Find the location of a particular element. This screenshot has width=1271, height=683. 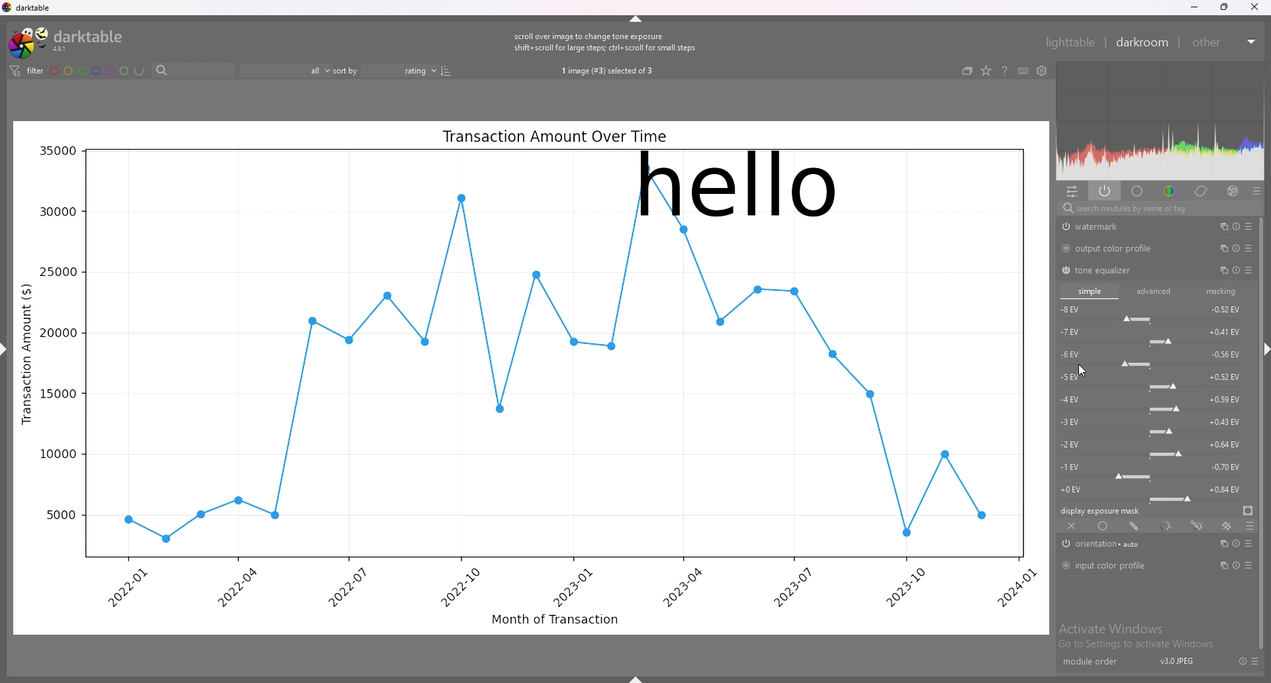

20000 is located at coordinates (58, 333).